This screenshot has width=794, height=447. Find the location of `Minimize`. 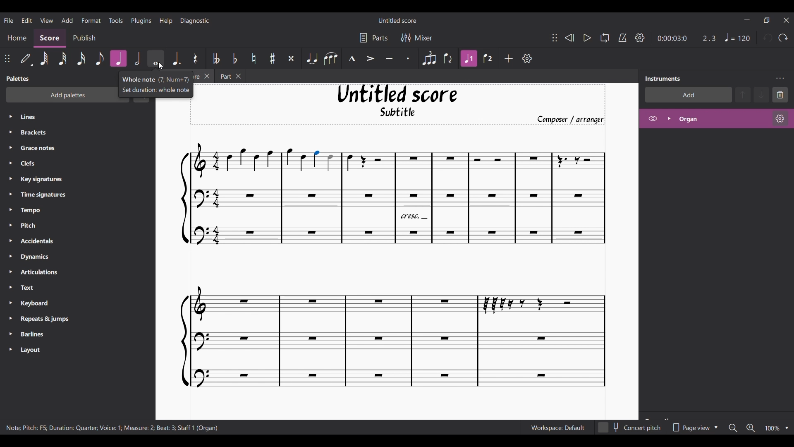

Minimize is located at coordinates (748, 20).